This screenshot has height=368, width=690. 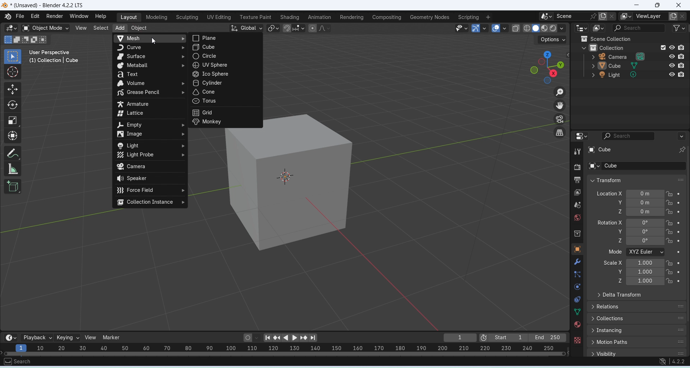 What do you see at coordinates (149, 57) in the screenshot?
I see `surface` at bounding box center [149, 57].